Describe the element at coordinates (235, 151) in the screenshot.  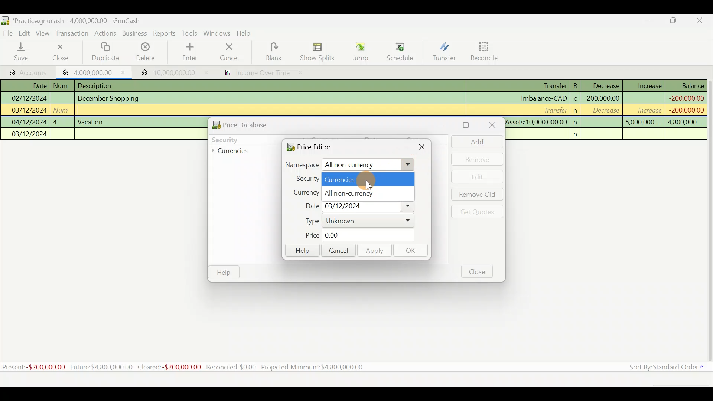
I see `Currencies` at that location.